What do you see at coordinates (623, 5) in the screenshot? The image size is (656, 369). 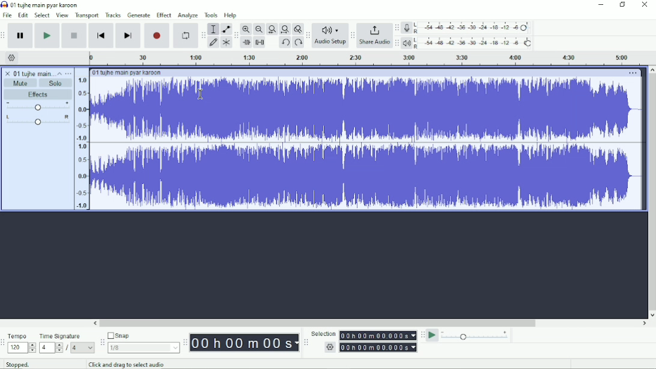 I see `Restore down` at bounding box center [623, 5].